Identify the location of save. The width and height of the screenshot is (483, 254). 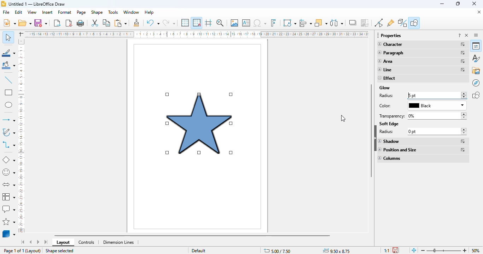
(41, 23).